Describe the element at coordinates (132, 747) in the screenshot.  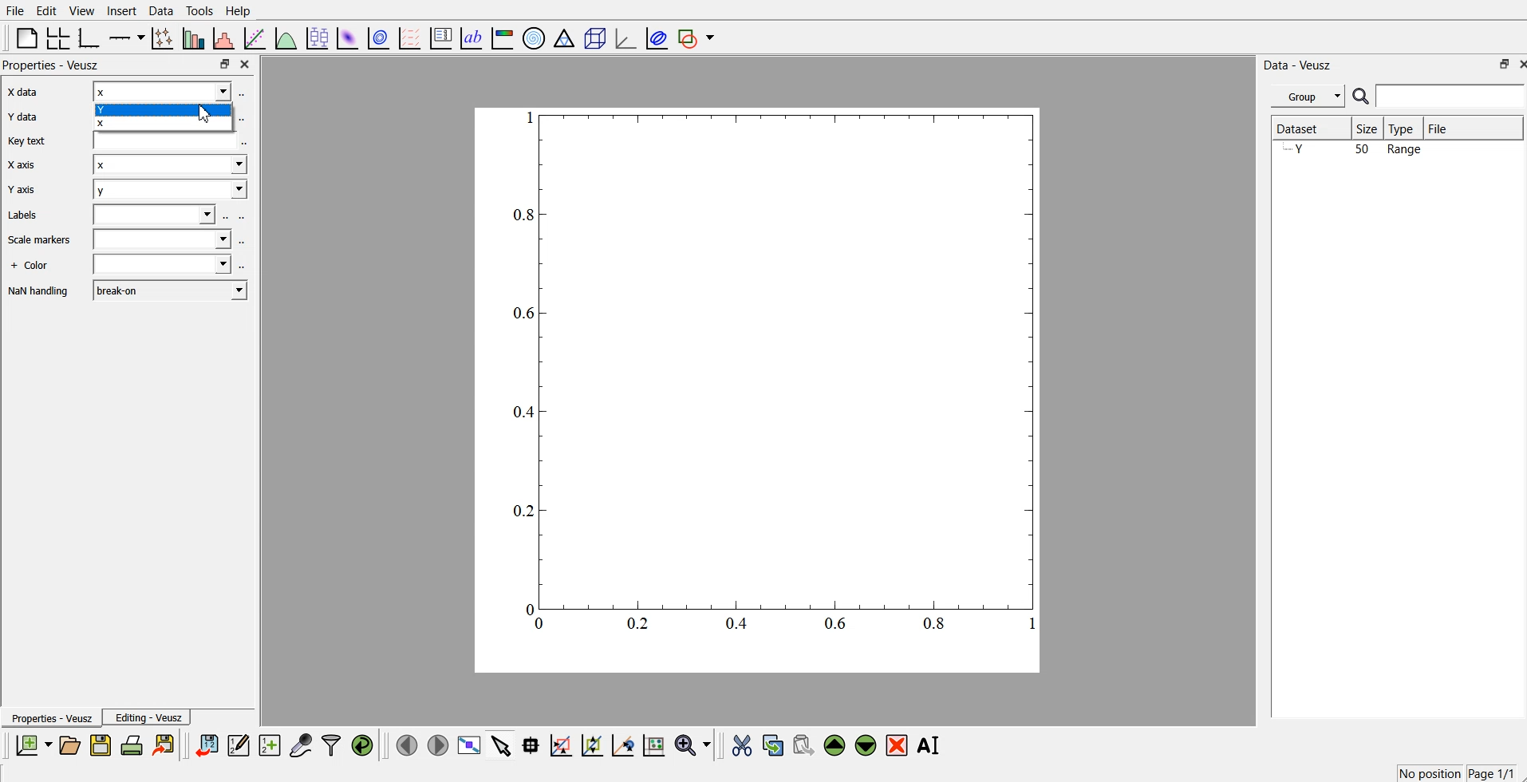
I see `print document` at that location.